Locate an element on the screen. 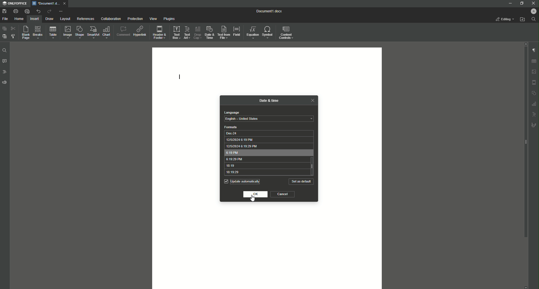 This screenshot has height=289, width=539. Breaks is located at coordinates (38, 33).